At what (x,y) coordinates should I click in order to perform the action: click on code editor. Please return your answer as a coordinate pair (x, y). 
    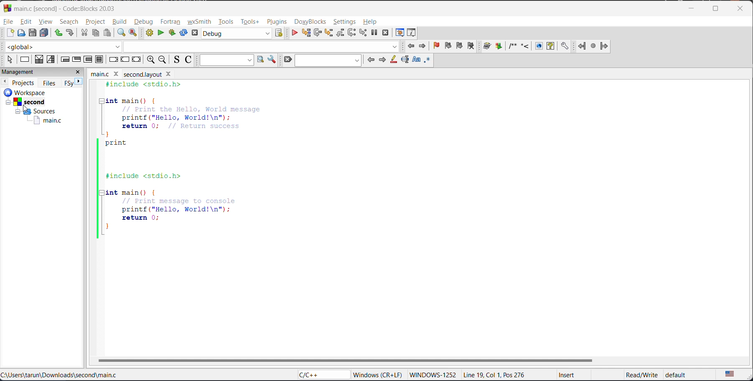
    Looking at the image, I should click on (176, 163).